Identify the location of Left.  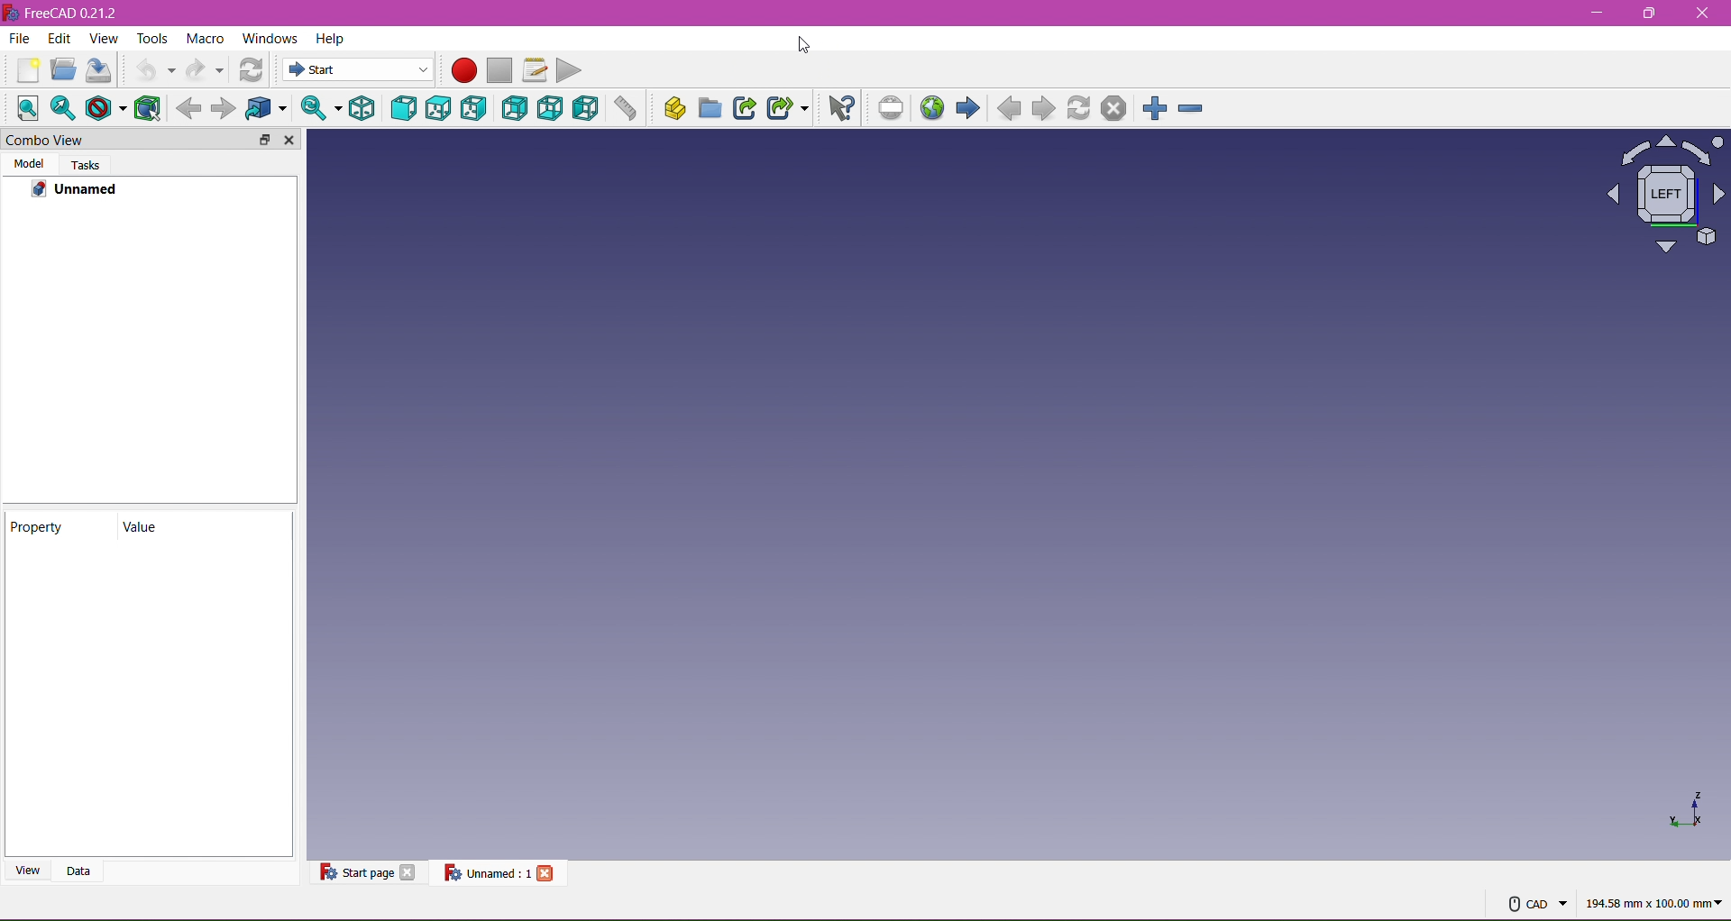
(586, 108).